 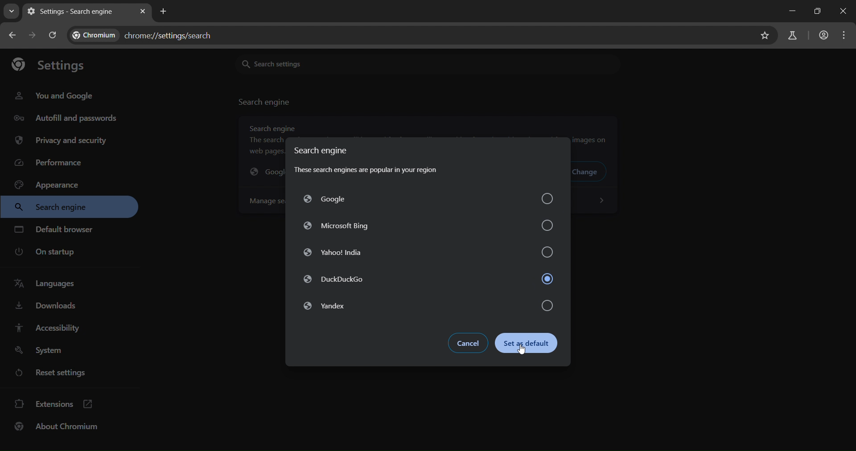 I want to click on search engine, so click(x=56, y=208).